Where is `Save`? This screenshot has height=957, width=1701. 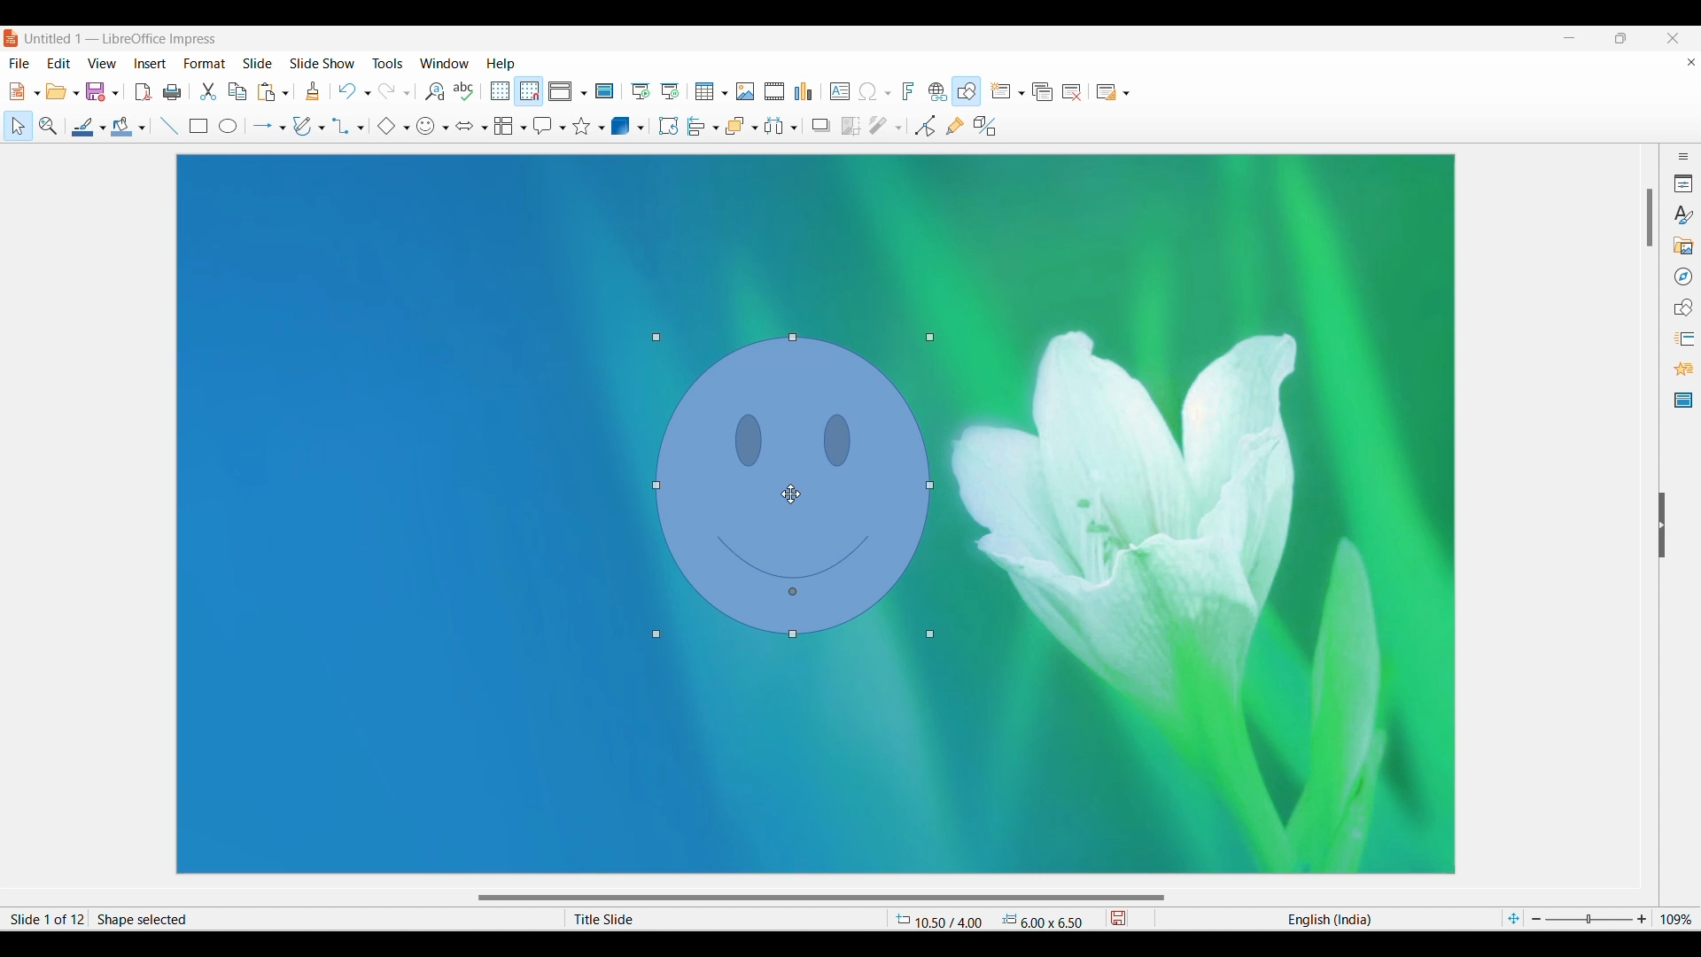
Save is located at coordinates (97, 91).